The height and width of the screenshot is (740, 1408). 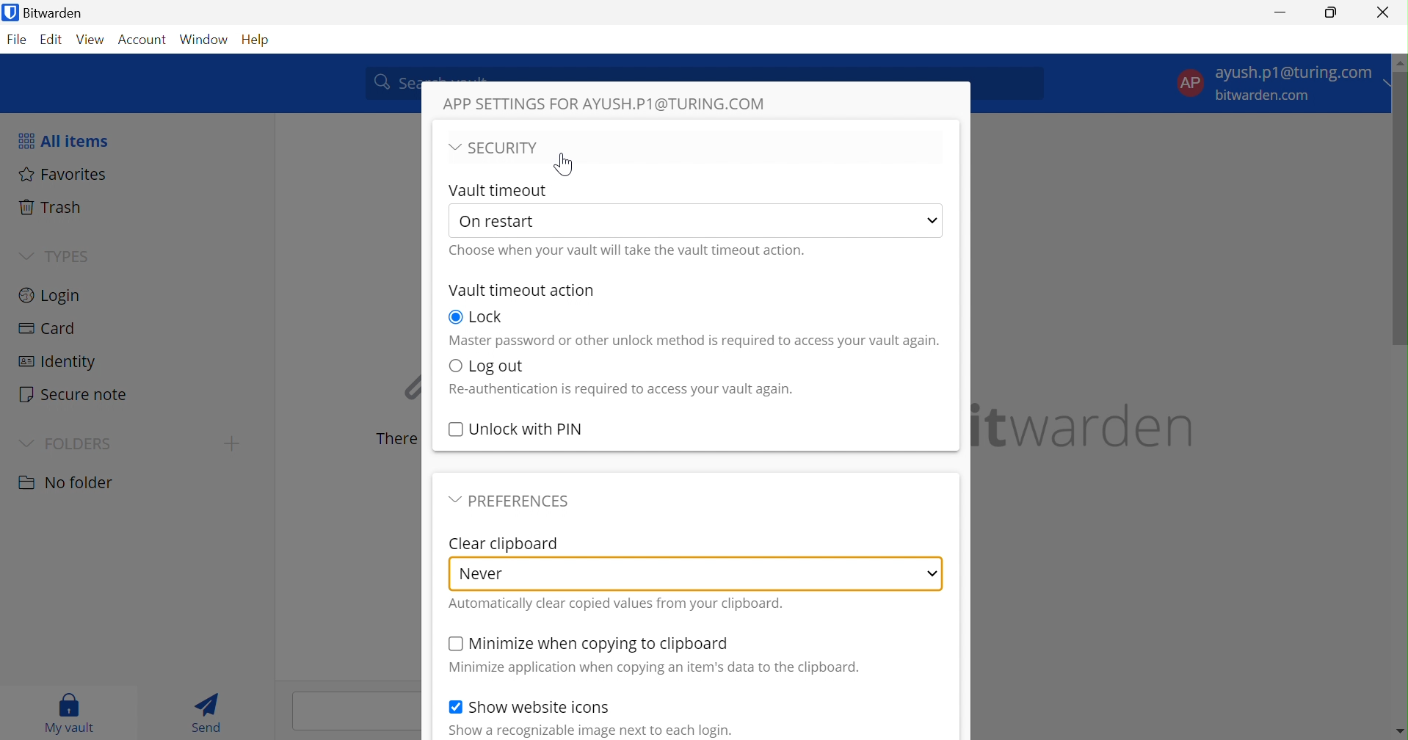 I want to click on Drop Down, so click(x=452, y=146).